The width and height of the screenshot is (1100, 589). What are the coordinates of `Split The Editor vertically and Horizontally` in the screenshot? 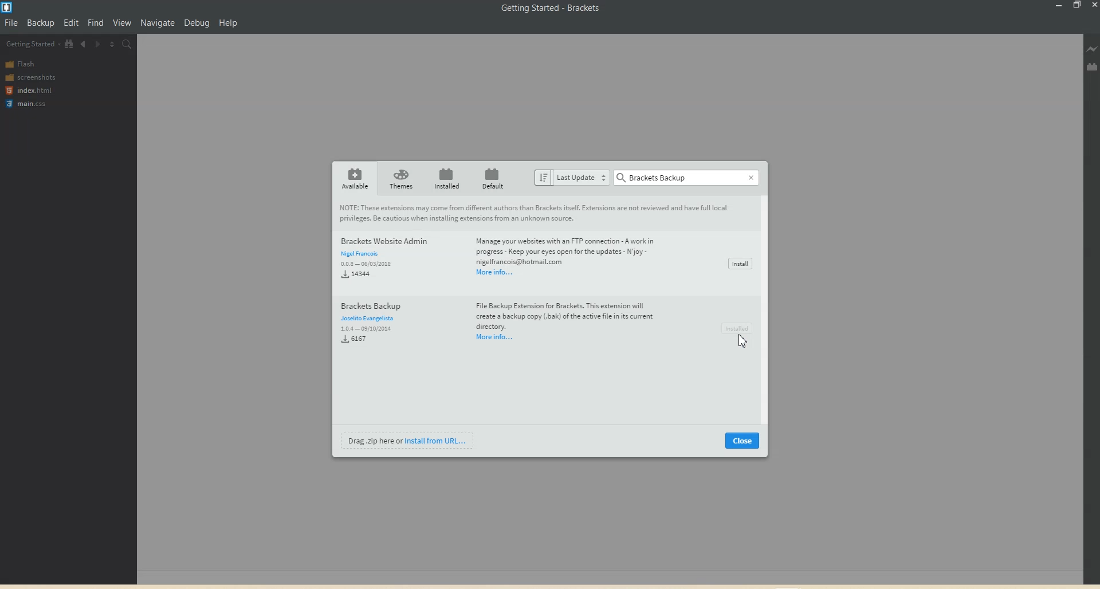 It's located at (112, 44).